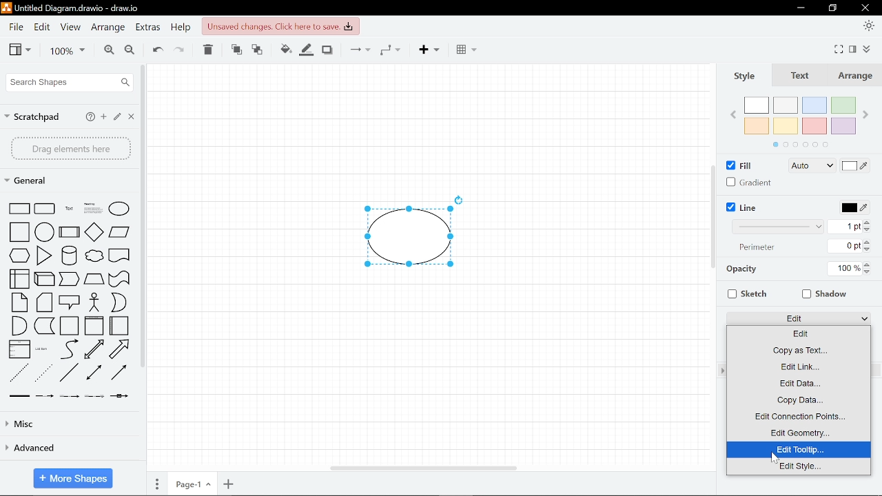 This screenshot has height=496, width=882. I want to click on Add page, so click(230, 484).